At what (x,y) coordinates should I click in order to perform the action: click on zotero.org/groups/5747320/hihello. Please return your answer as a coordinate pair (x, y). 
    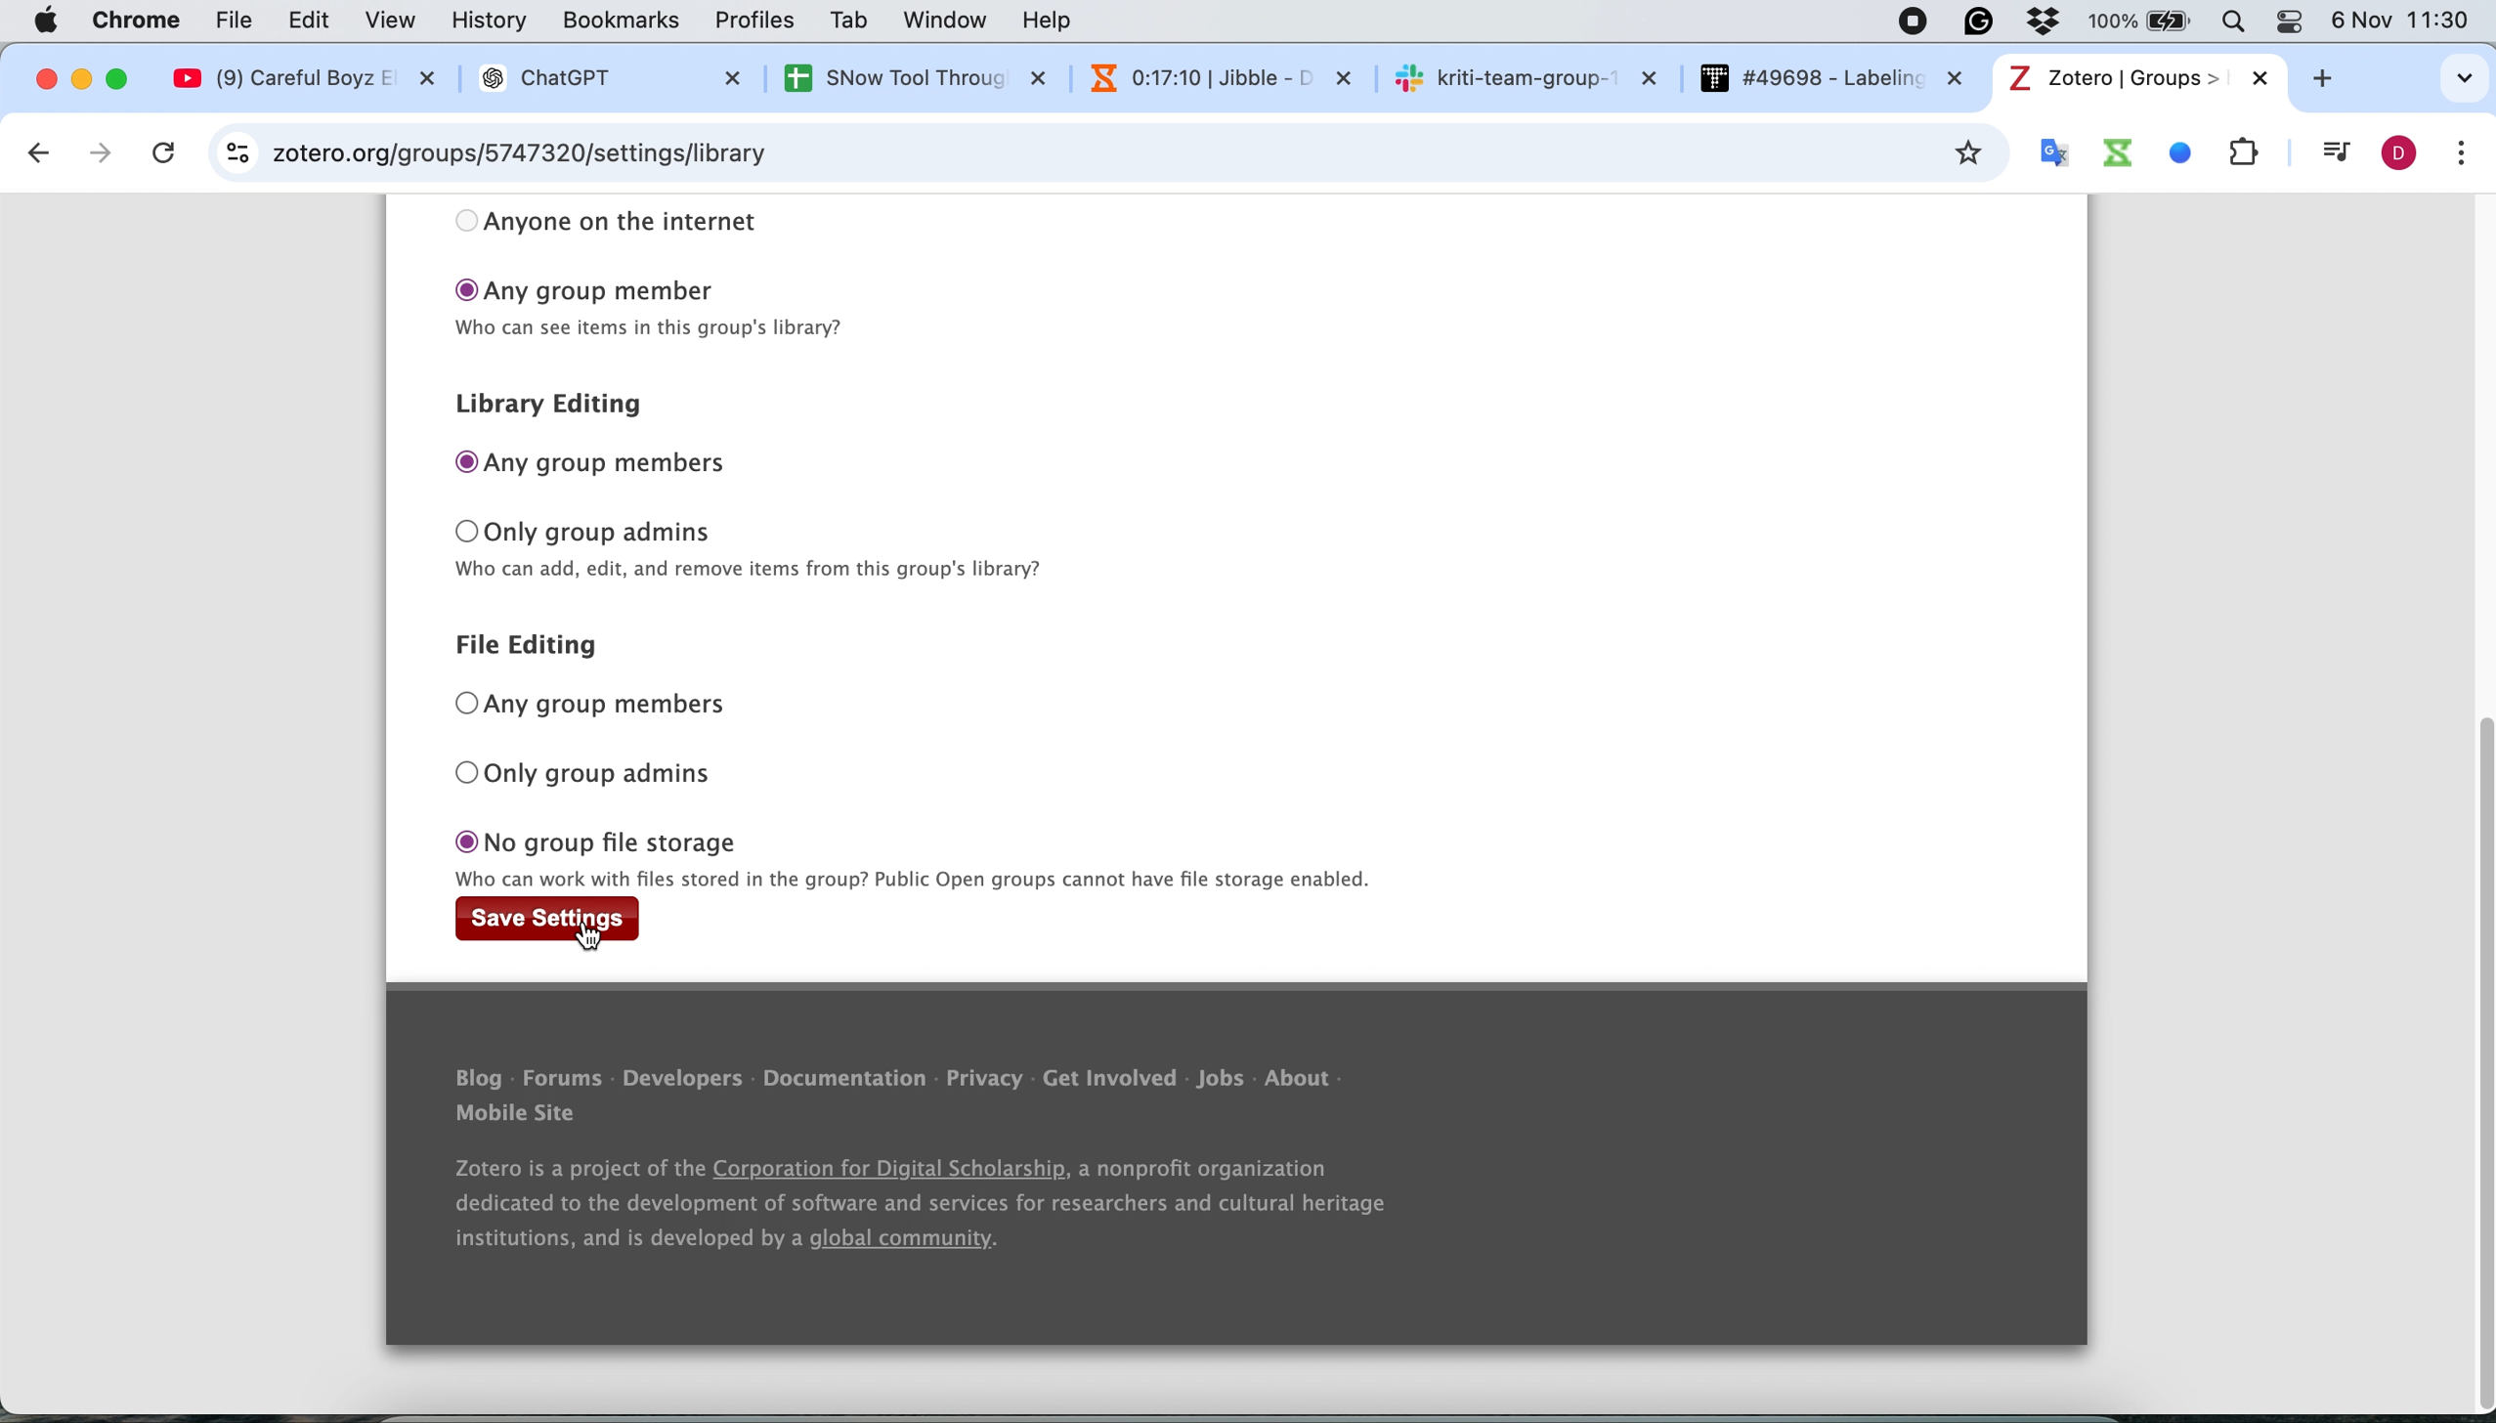
    Looking at the image, I should click on (548, 154).